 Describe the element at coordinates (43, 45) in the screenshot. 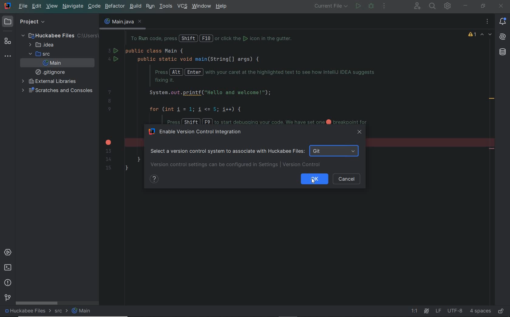

I see `idea` at that location.